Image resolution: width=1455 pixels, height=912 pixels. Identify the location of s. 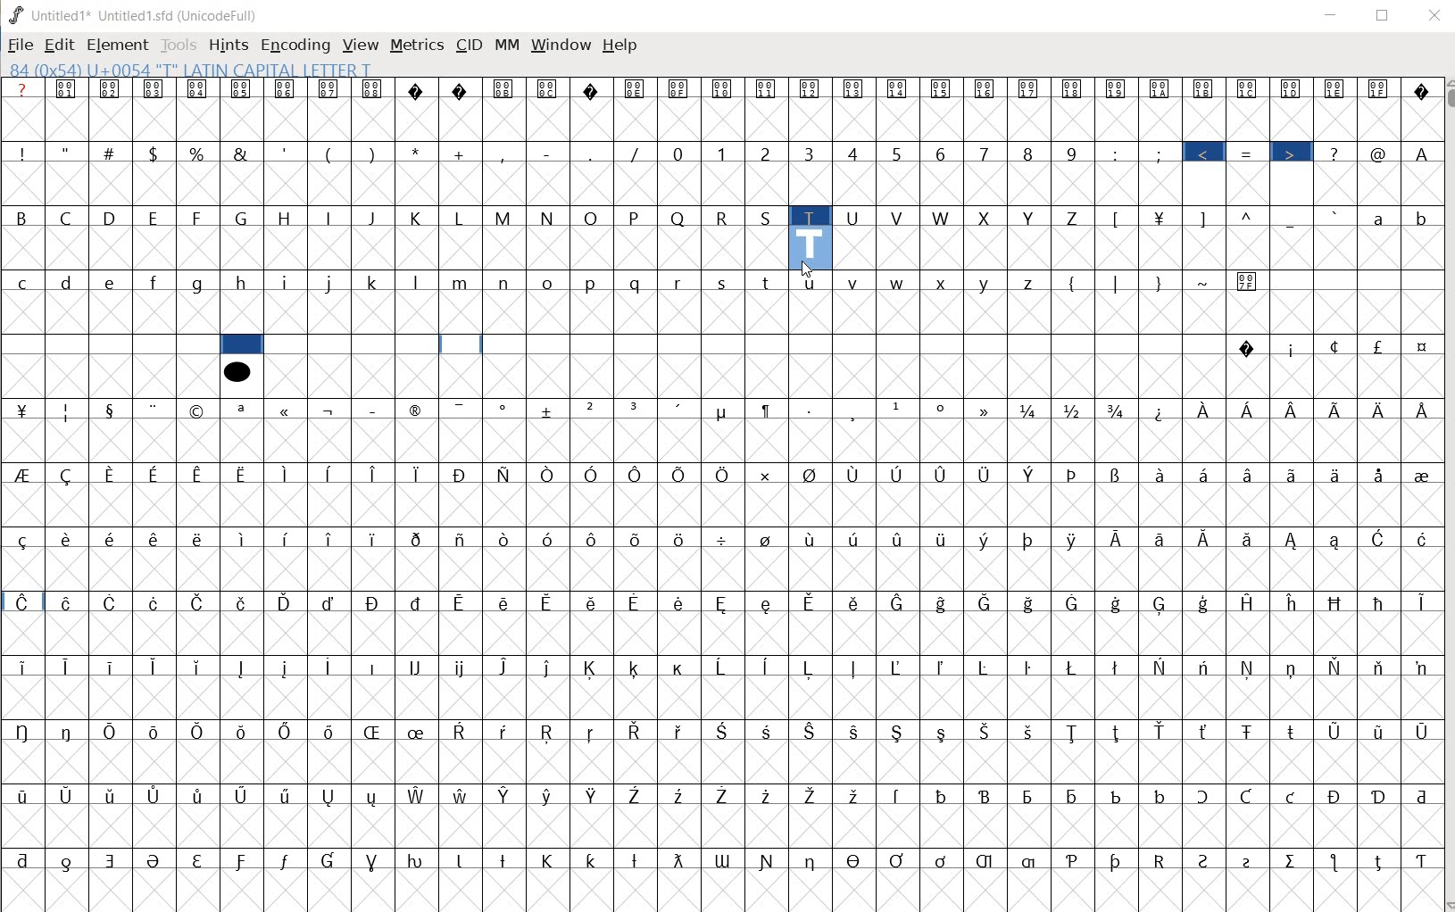
(722, 283).